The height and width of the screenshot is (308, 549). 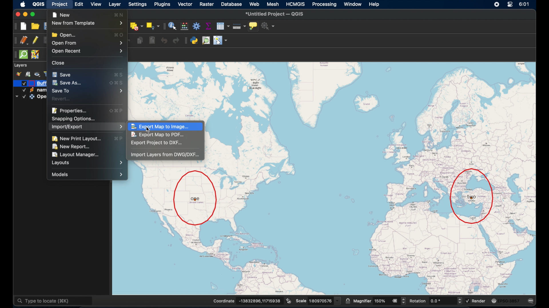 What do you see at coordinates (15, 40) in the screenshot?
I see `drag handle` at bounding box center [15, 40].